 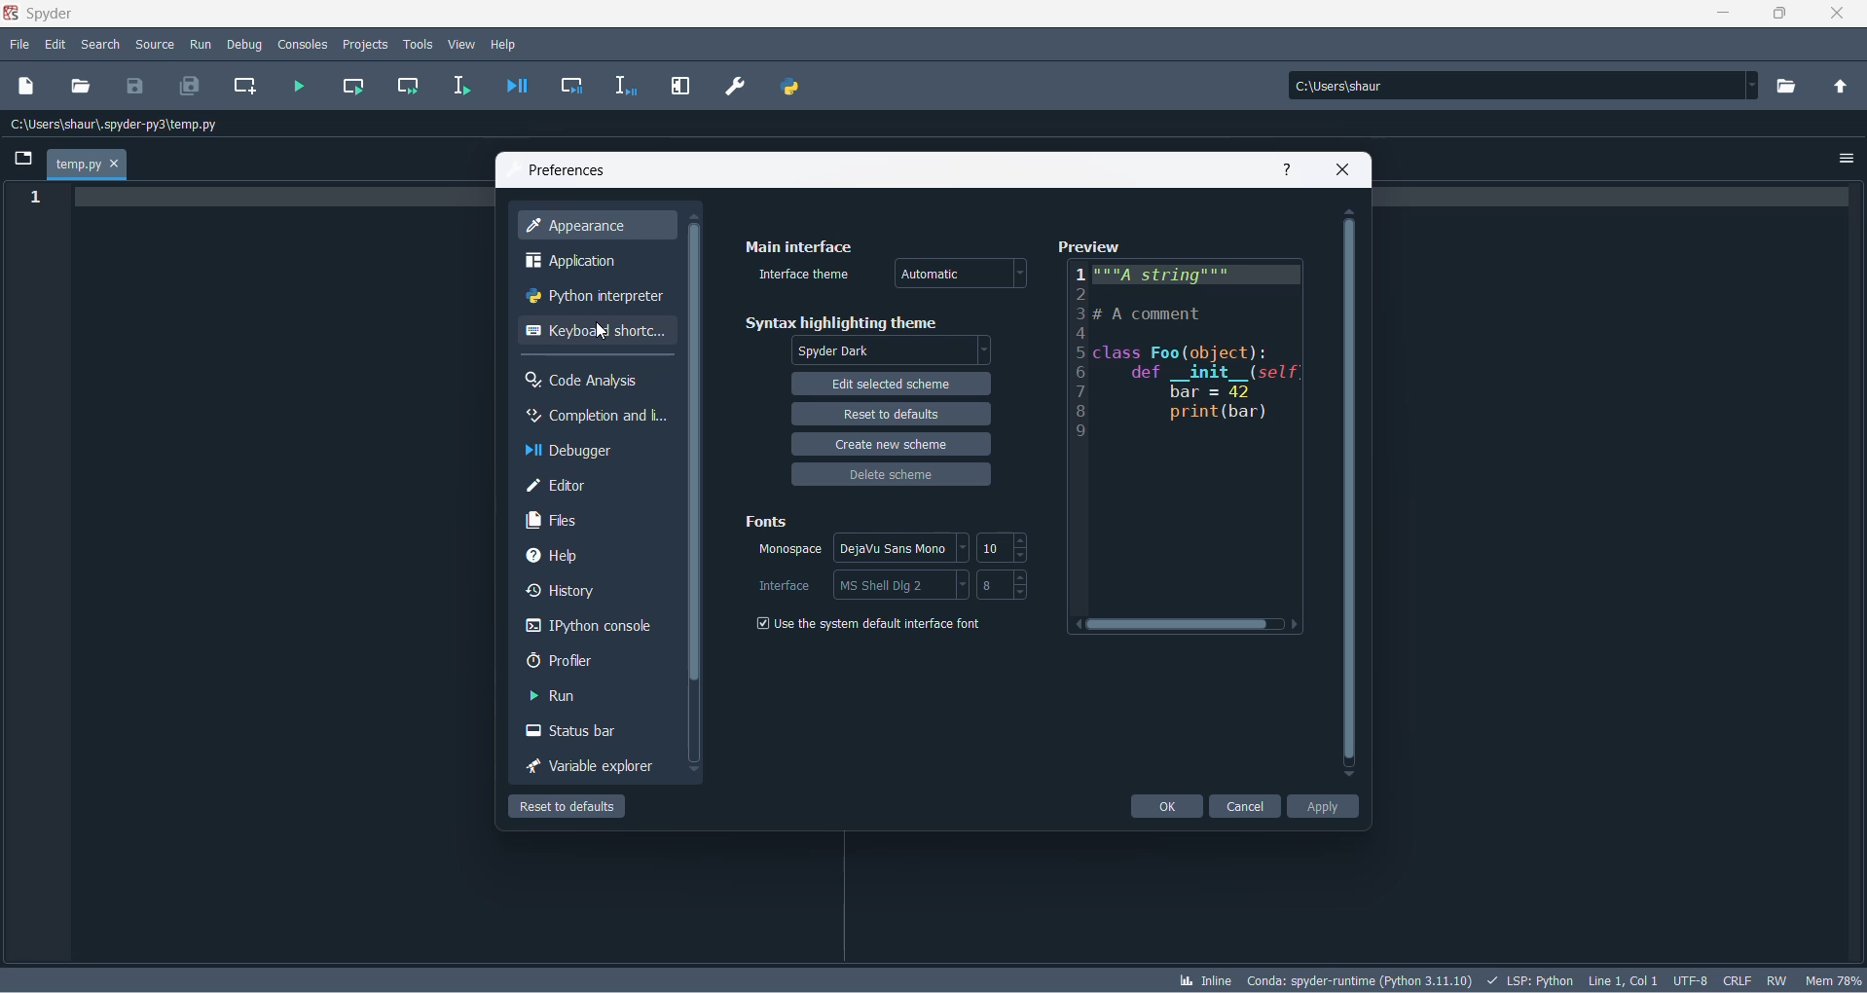 I want to click on keyboard shortcut, so click(x=600, y=329).